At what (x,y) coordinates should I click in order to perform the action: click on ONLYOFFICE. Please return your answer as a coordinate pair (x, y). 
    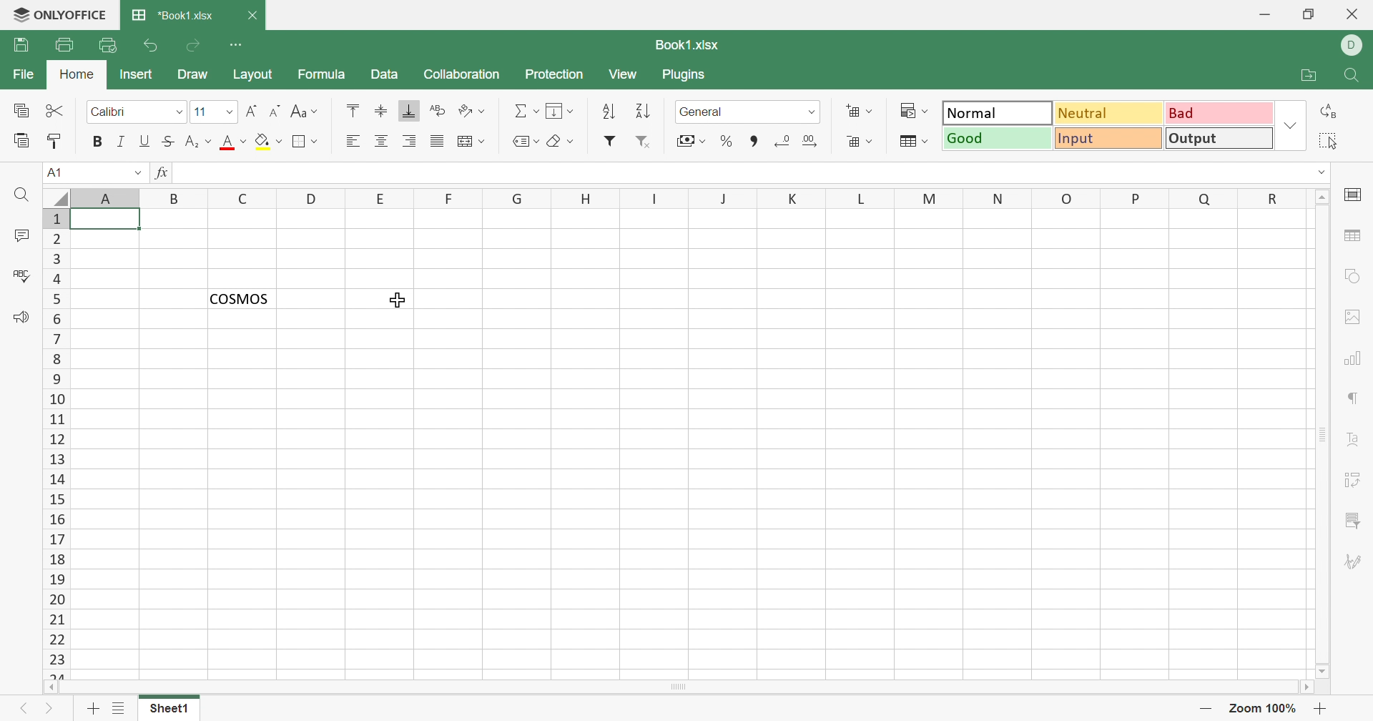
    Looking at the image, I should click on (60, 15).